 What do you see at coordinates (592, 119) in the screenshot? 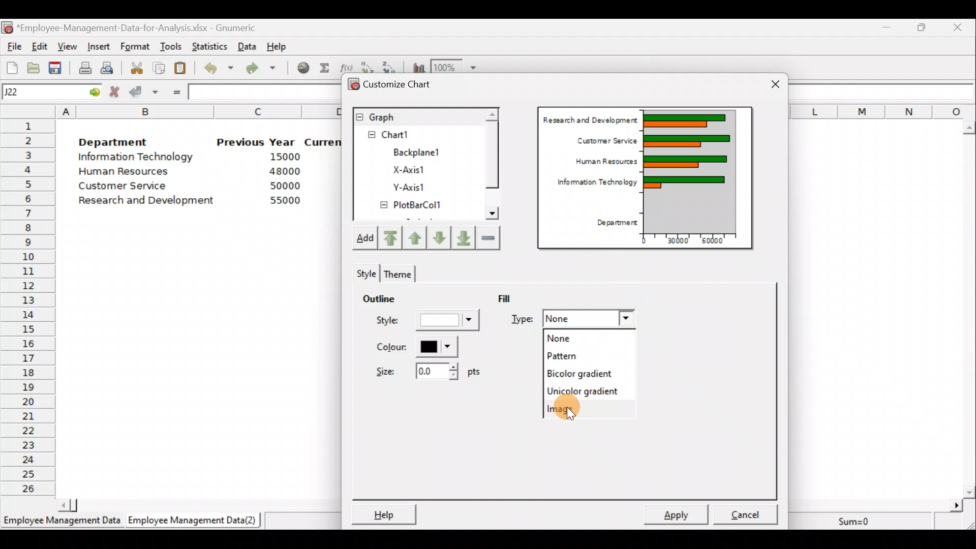
I see `Research and Development` at bounding box center [592, 119].